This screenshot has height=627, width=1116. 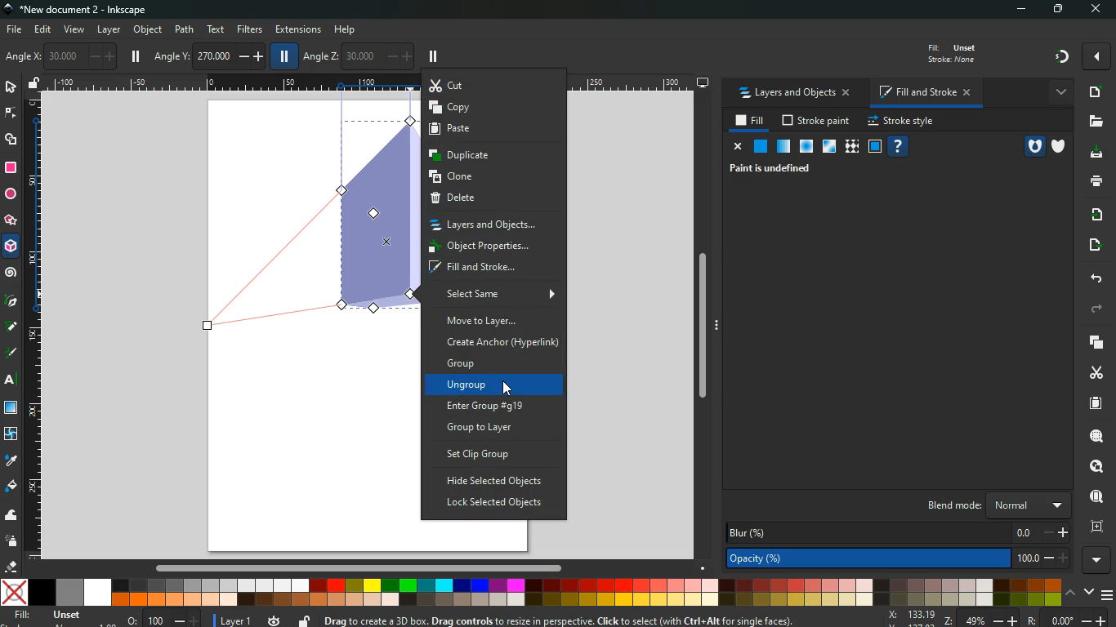 I want to click on ungroup, so click(x=500, y=386).